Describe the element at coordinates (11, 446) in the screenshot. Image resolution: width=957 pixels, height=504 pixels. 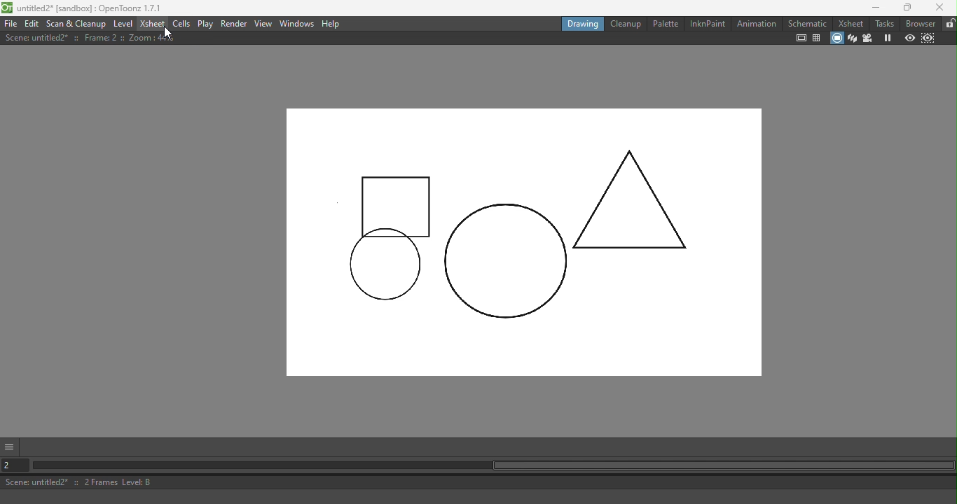
I see `More options` at that location.